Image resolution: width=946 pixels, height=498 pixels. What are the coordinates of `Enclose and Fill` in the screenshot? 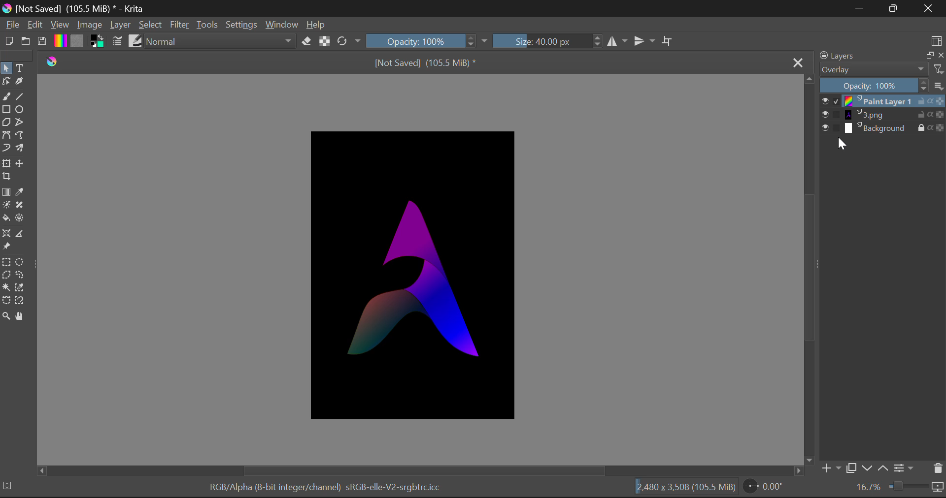 It's located at (20, 218).